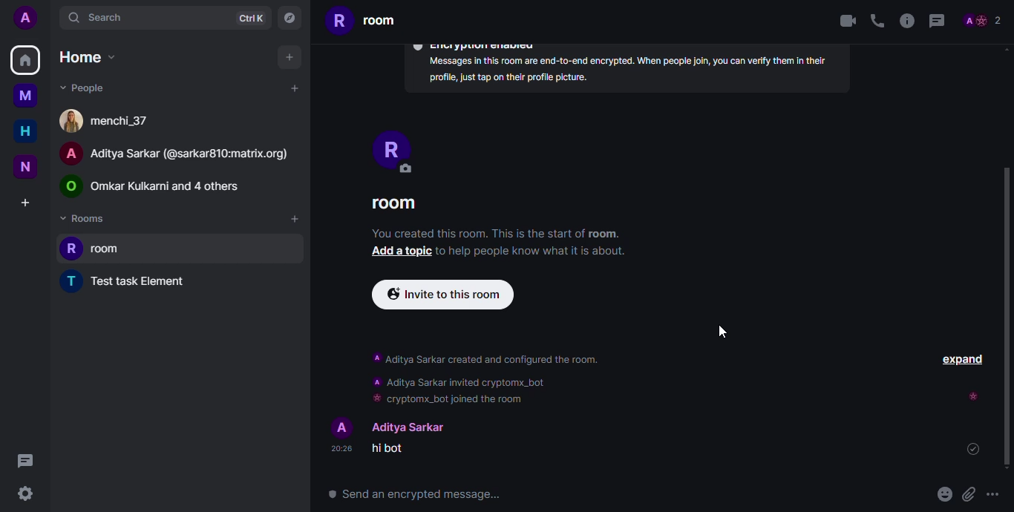 The height and width of the screenshot is (512, 1014). Describe the element at coordinates (876, 22) in the screenshot. I see `voice call` at that location.